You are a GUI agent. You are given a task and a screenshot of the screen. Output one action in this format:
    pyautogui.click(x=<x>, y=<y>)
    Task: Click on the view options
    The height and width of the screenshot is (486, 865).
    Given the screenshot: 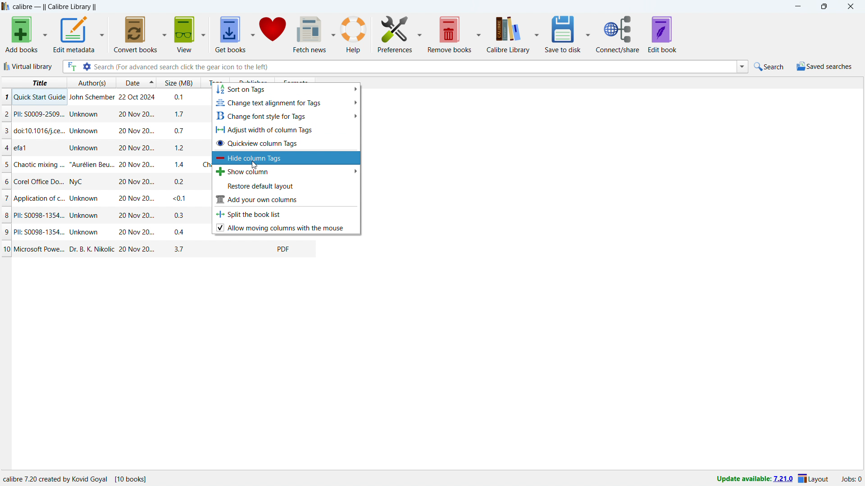 What is the action you would take?
    pyautogui.click(x=204, y=32)
    